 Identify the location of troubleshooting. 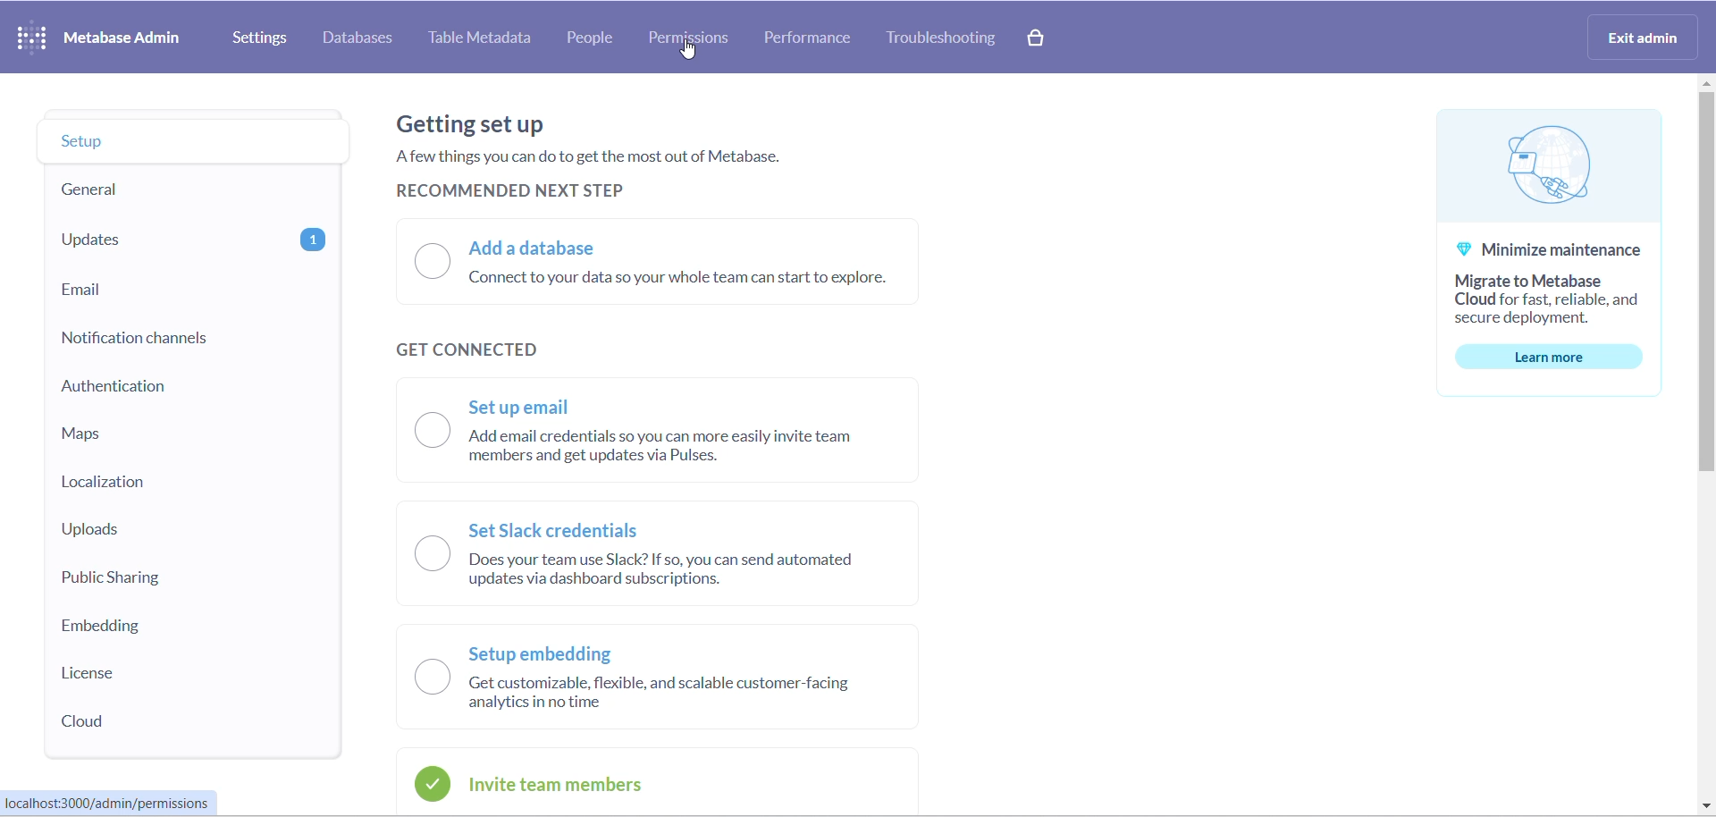
(950, 40).